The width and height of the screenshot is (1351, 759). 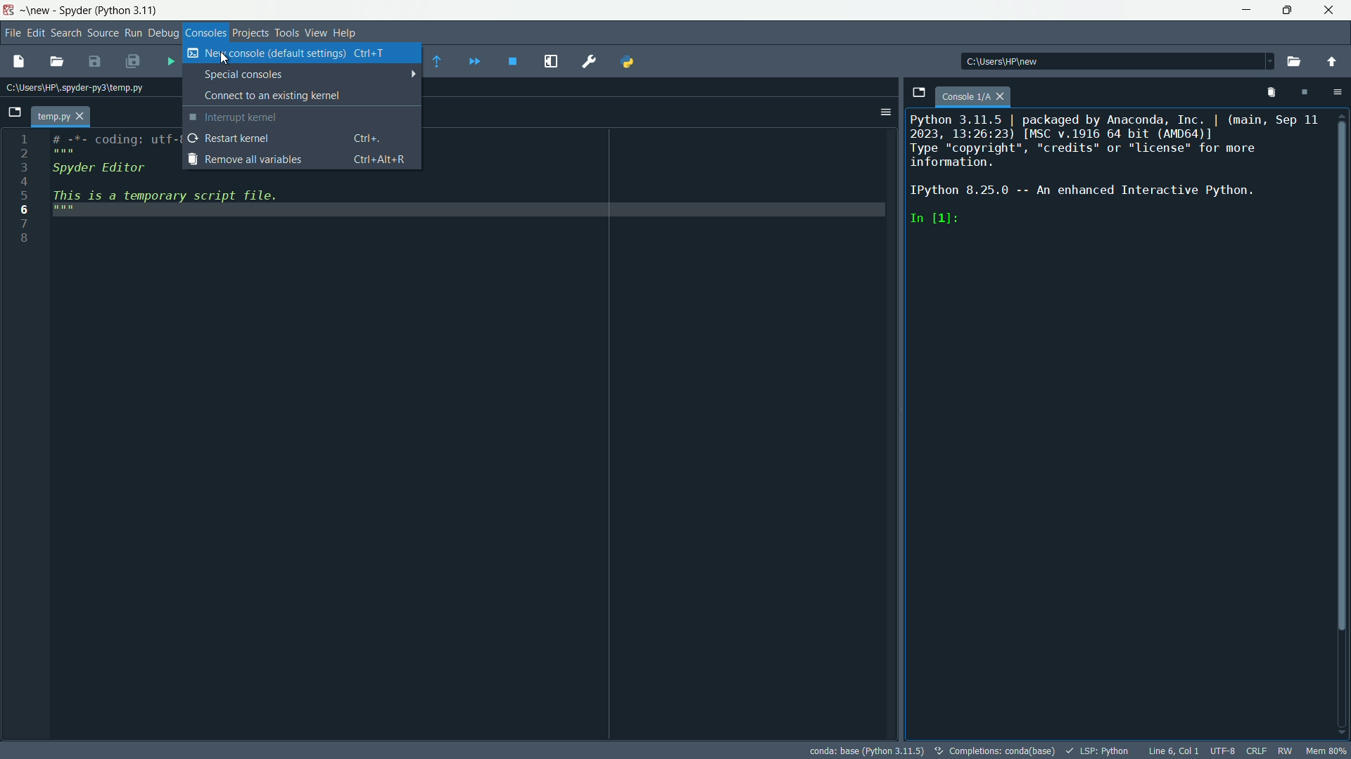 What do you see at coordinates (10, 10) in the screenshot?
I see `app icon` at bounding box center [10, 10].